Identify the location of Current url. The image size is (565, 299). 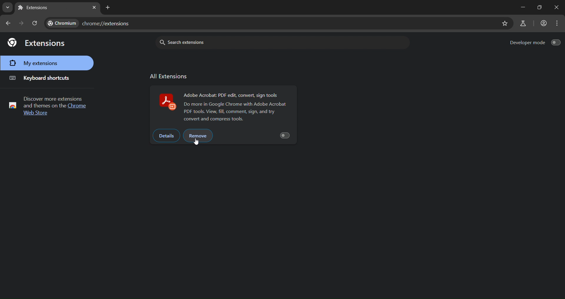
(271, 23).